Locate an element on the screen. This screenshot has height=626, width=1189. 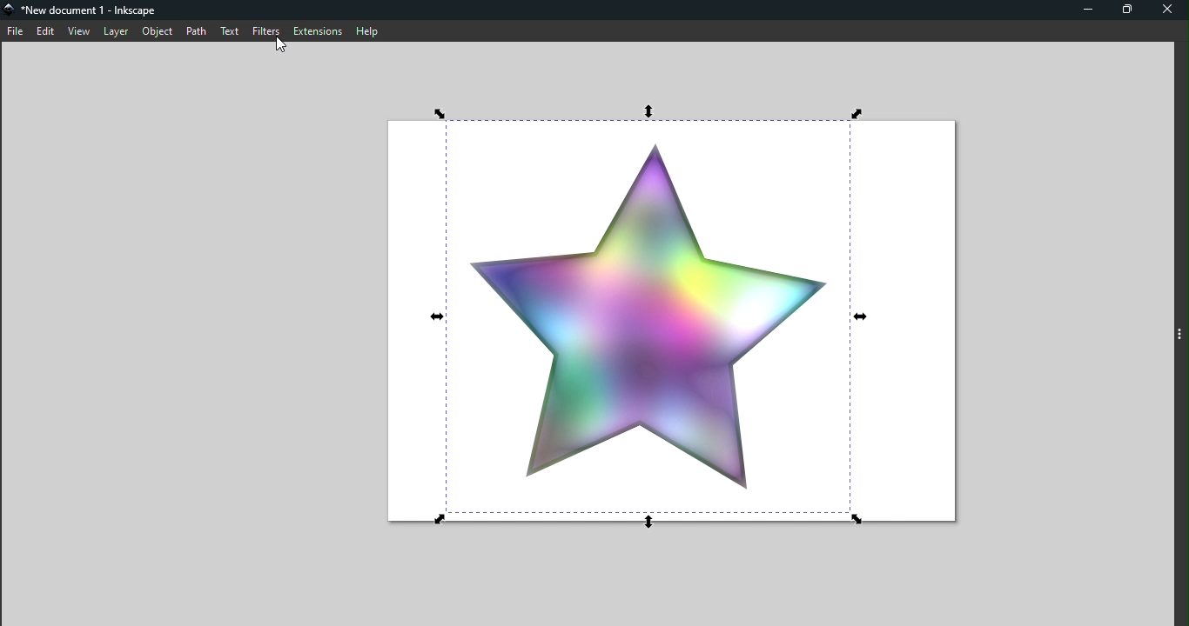
Layer is located at coordinates (117, 31).